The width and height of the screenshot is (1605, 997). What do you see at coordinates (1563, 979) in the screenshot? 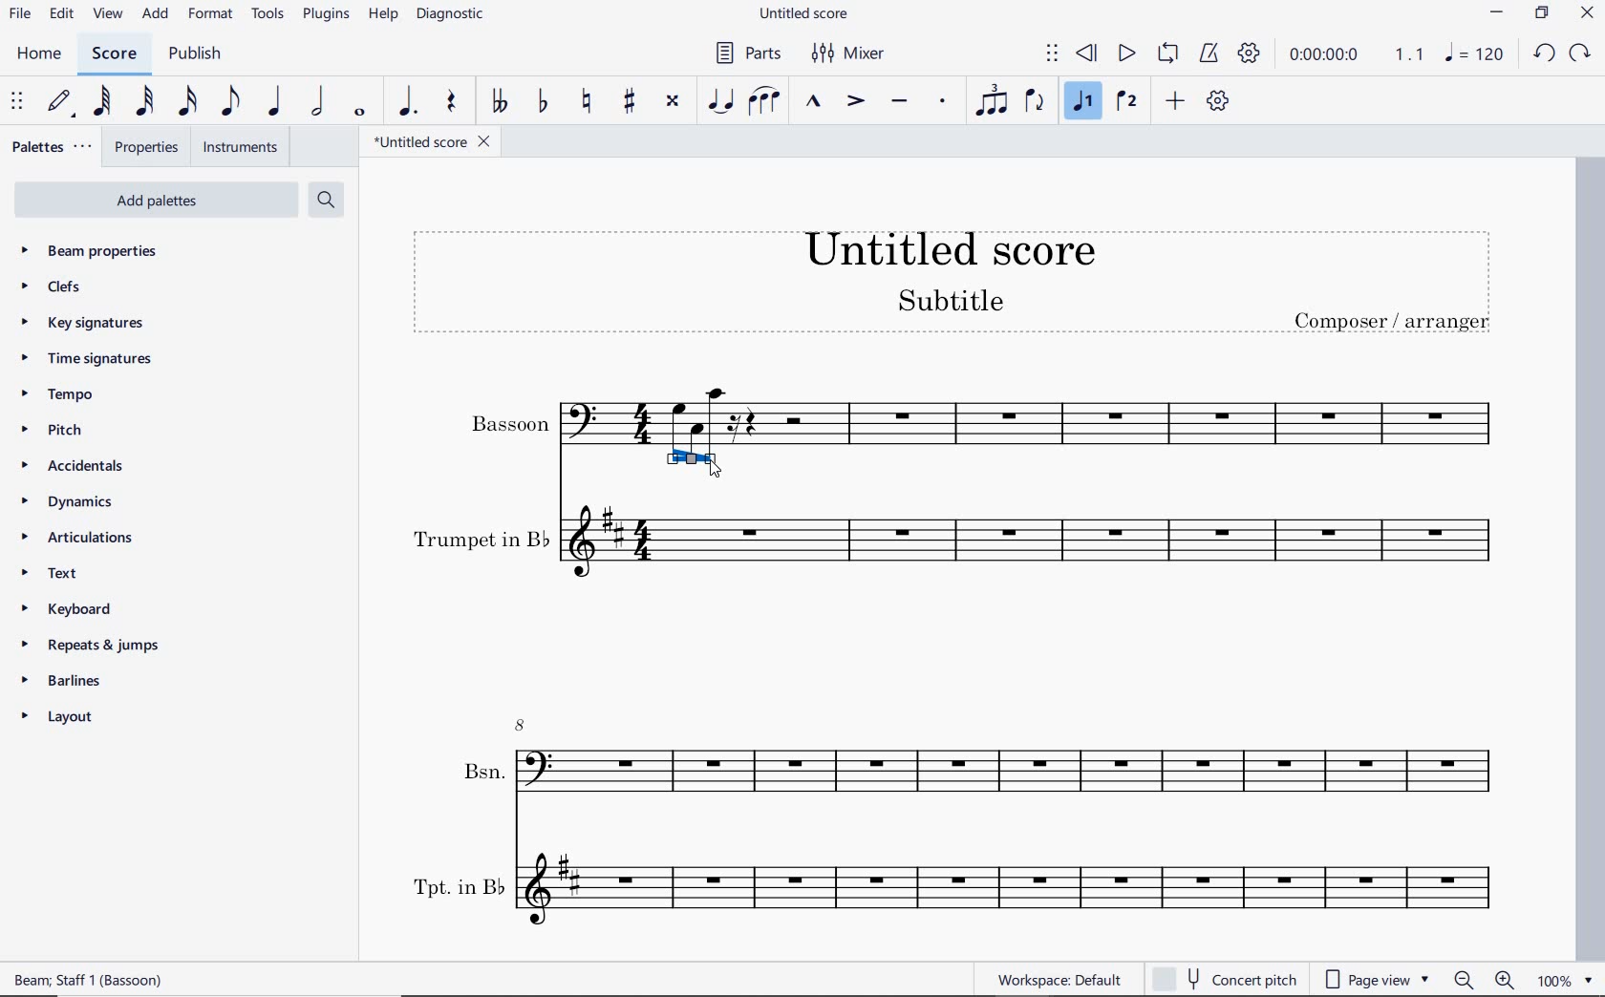
I see `zoom factor` at bounding box center [1563, 979].